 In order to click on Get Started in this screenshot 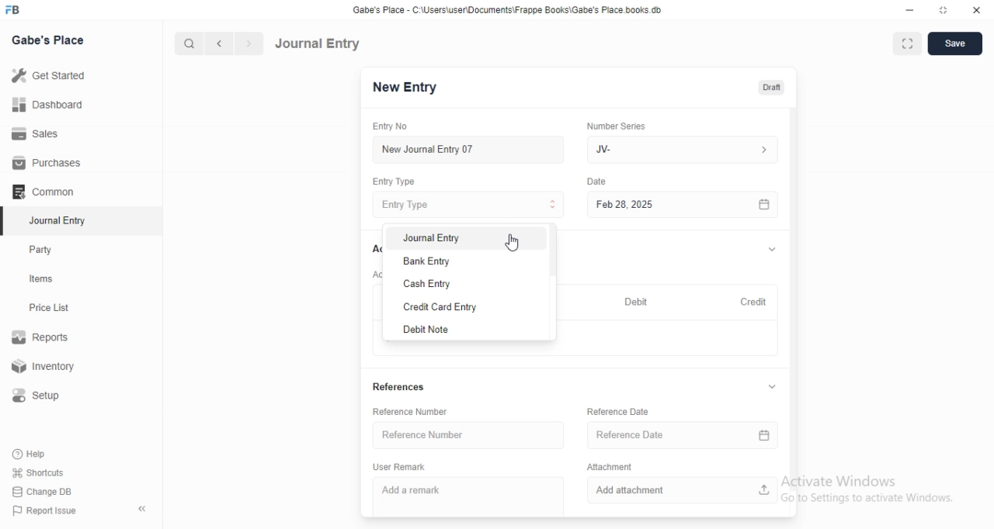, I will do `click(47, 77)`.